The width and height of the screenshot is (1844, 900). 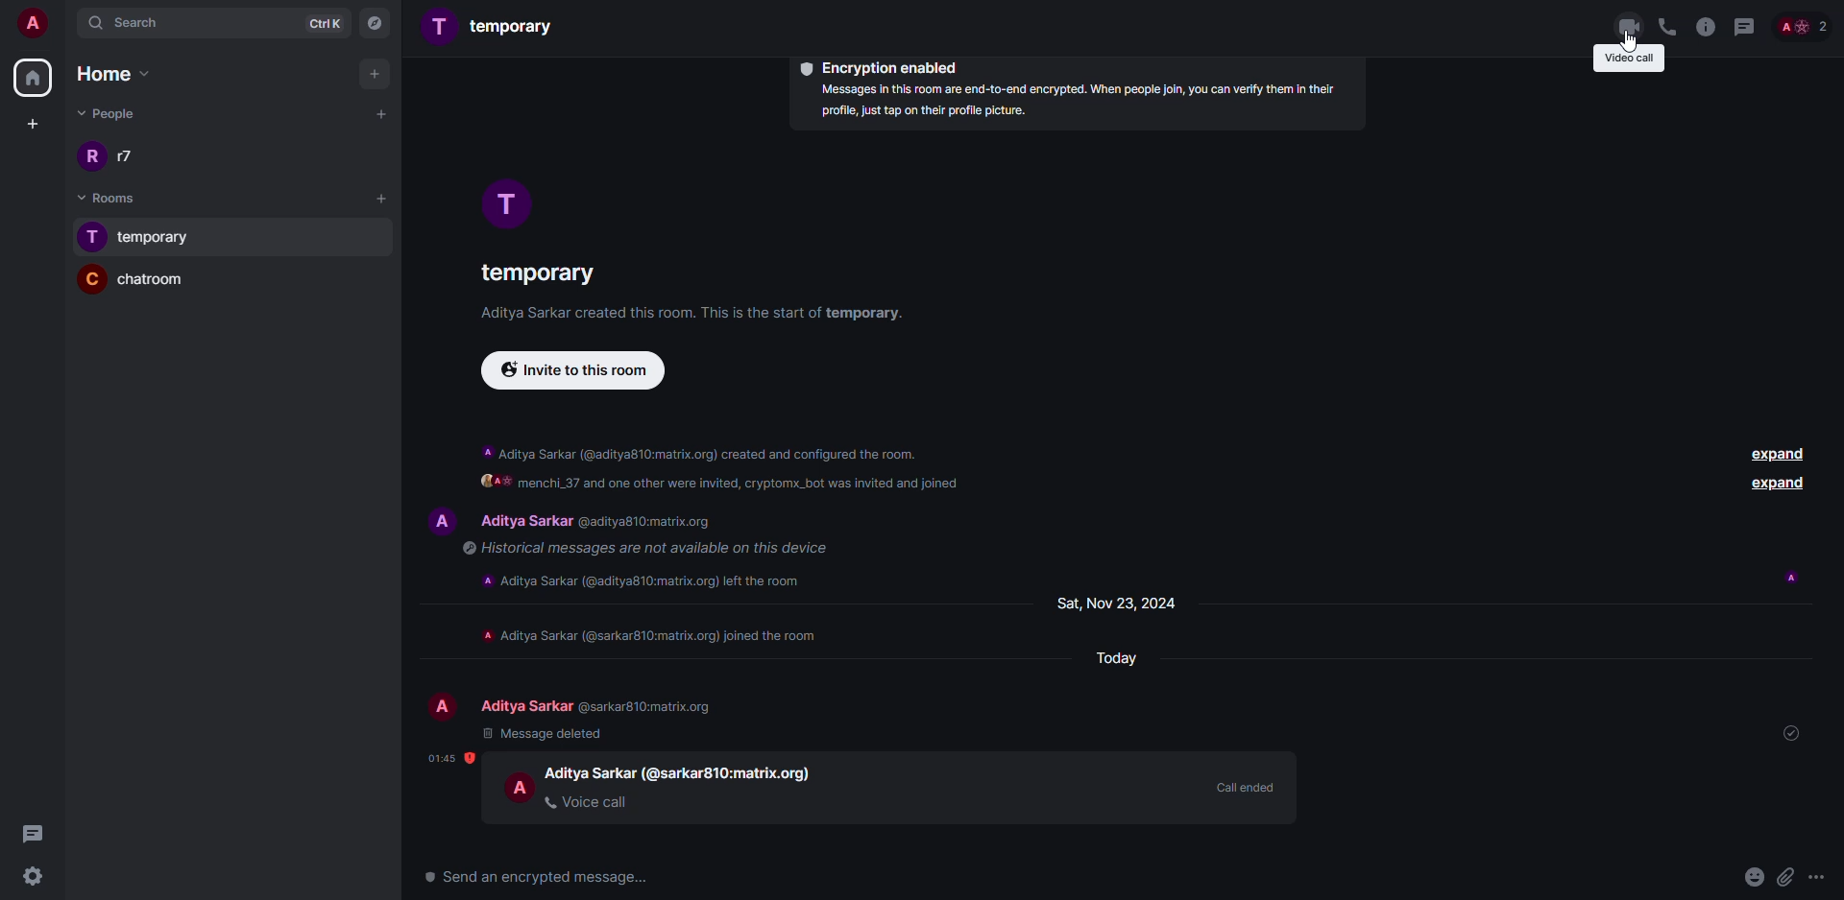 I want to click on voice call, so click(x=1666, y=27).